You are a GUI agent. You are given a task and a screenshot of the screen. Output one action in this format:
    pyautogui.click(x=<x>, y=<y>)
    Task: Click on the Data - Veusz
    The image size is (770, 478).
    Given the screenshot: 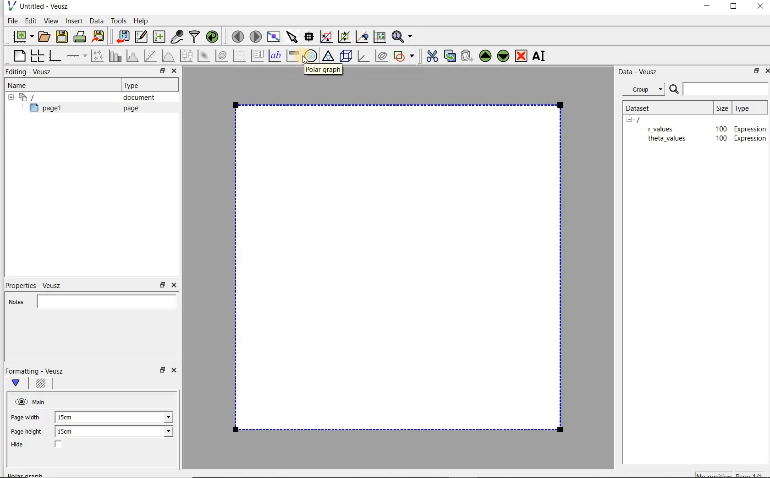 What is the action you would take?
    pyautogui.click(x=641, y=71)
    